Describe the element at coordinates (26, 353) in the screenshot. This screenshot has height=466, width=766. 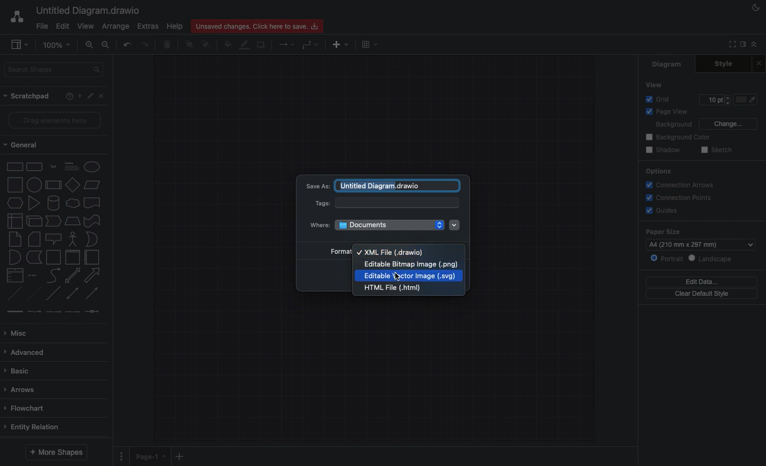
I see `Advanced` at that location.